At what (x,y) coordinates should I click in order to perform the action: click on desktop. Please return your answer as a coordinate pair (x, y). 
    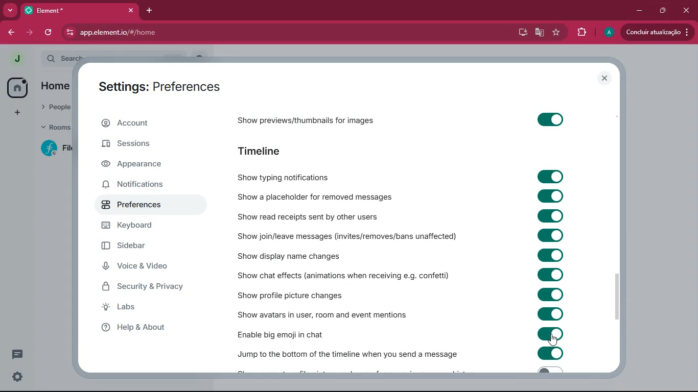
    Looking at the image, I should click on (522, 32).